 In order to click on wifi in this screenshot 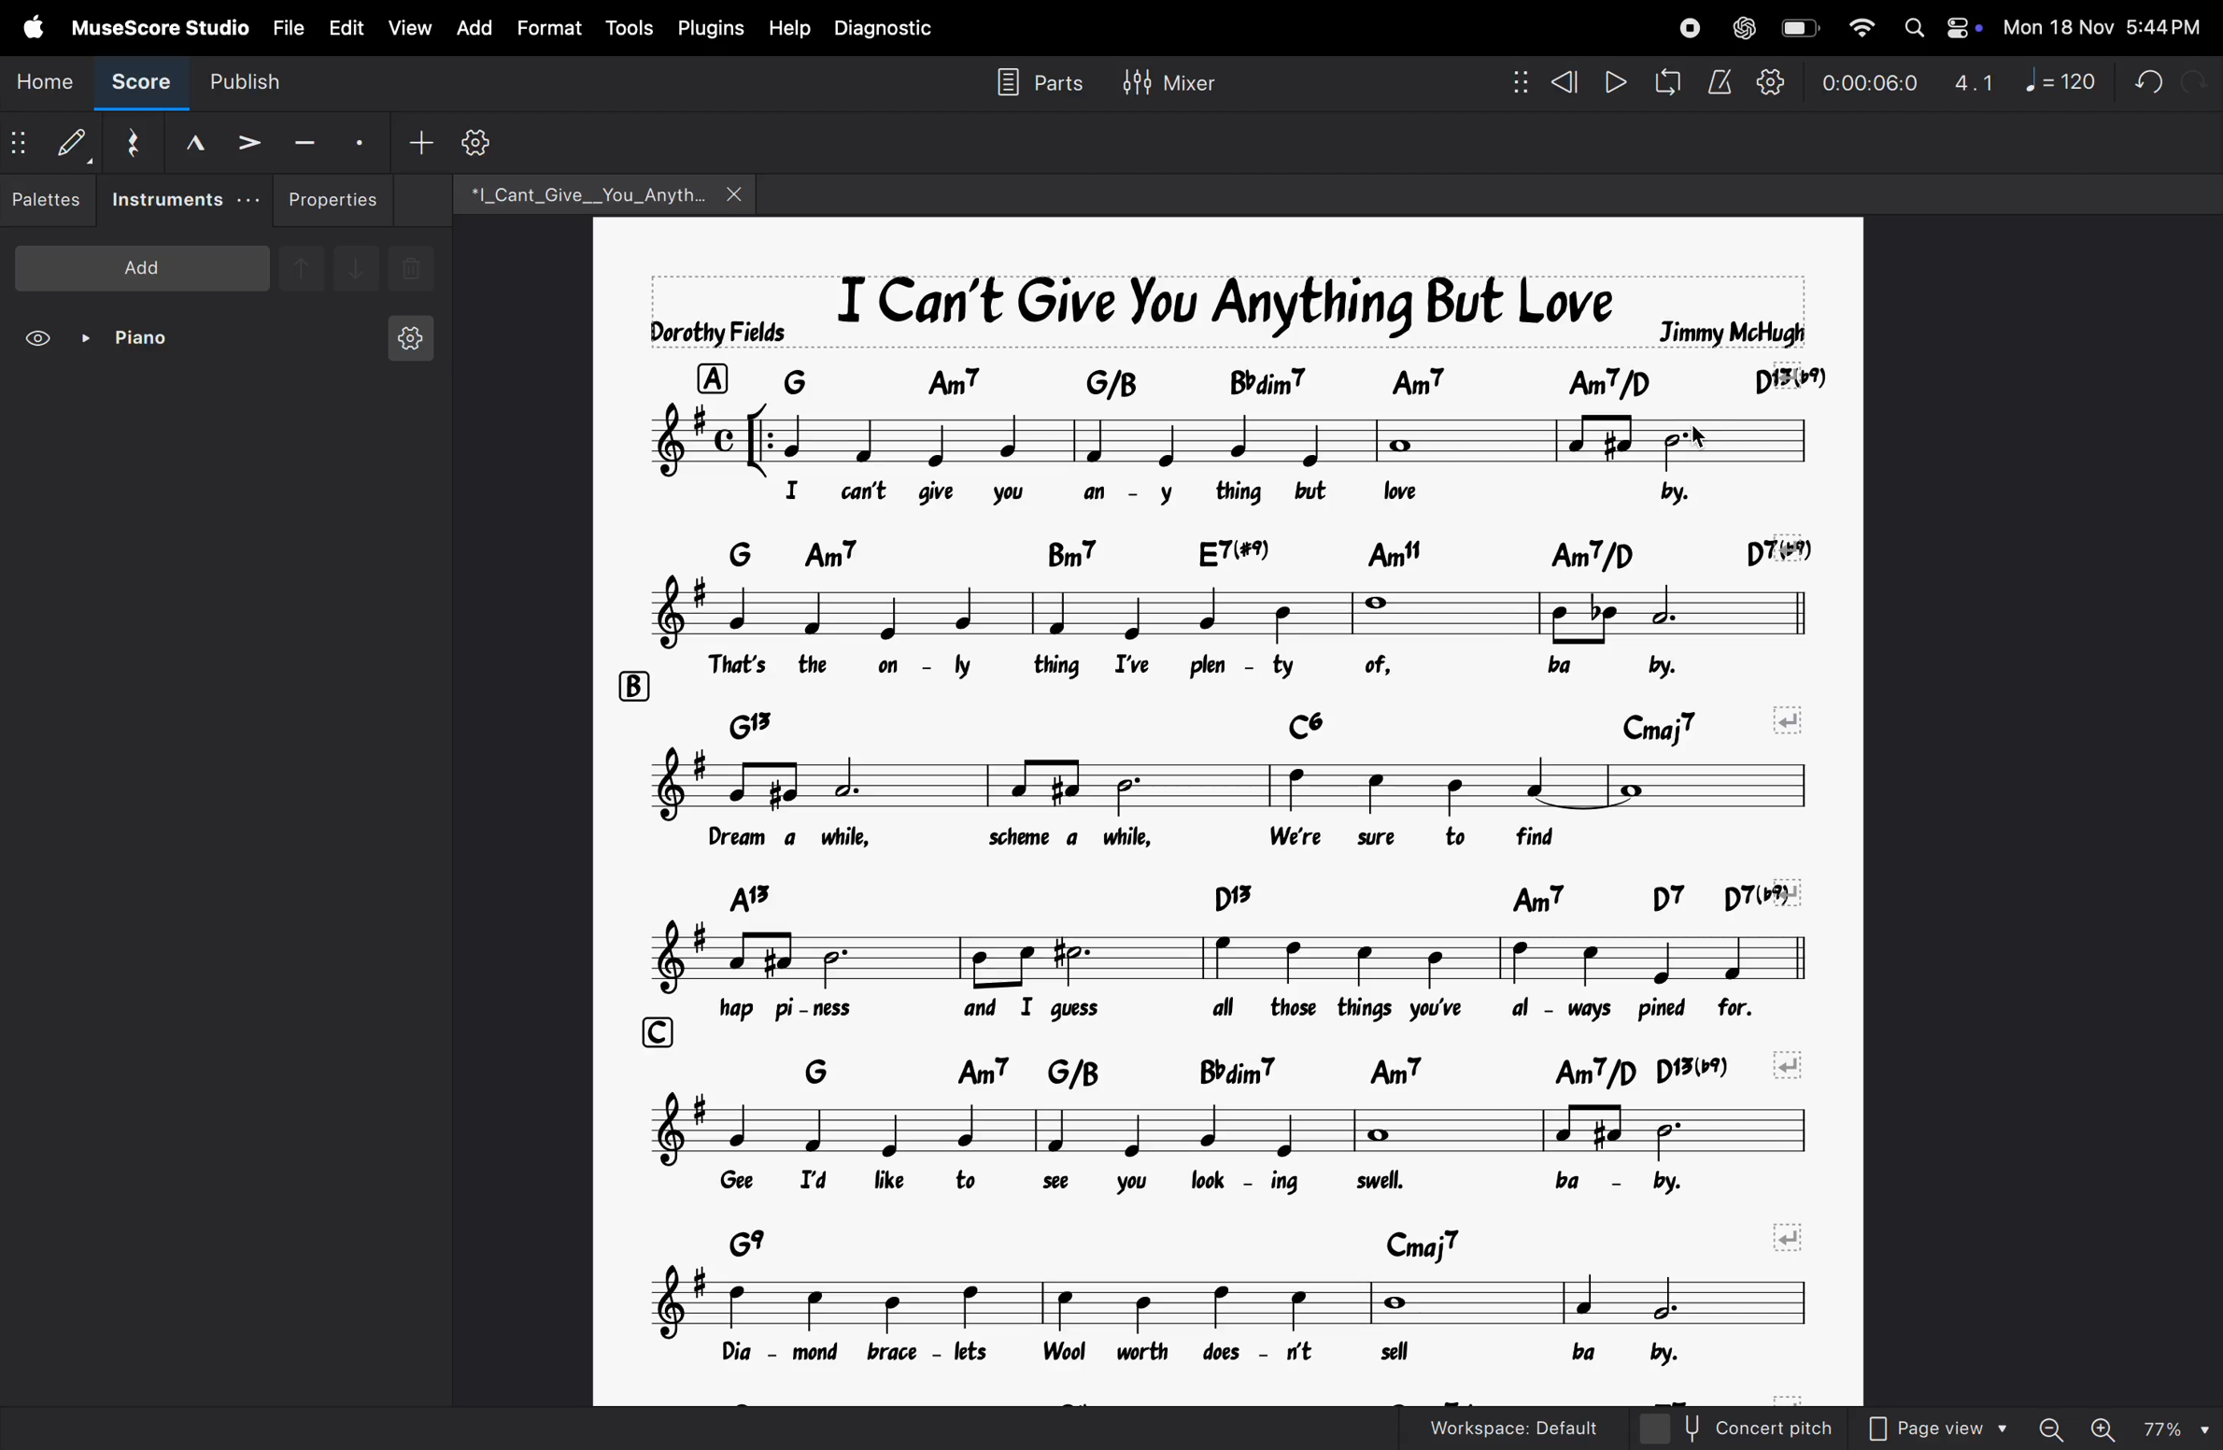, I will do `click(1858, 29)`.